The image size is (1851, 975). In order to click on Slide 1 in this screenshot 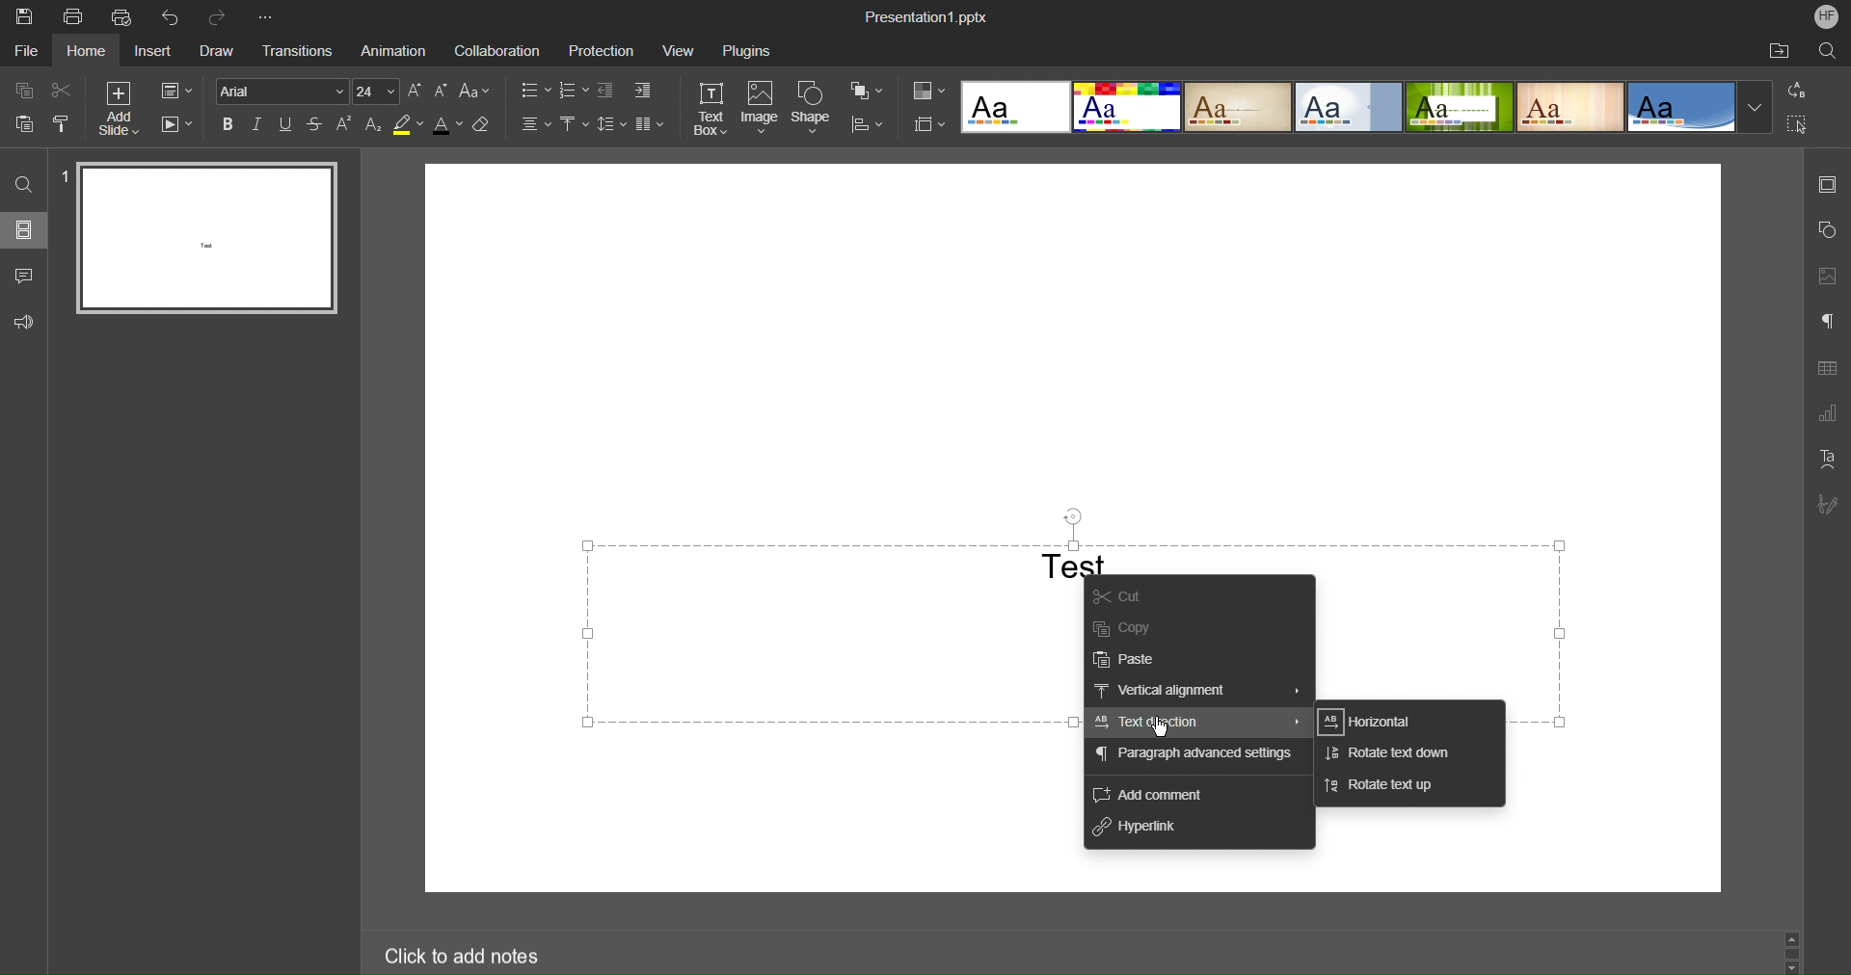, I will do `click(202, 237)`.